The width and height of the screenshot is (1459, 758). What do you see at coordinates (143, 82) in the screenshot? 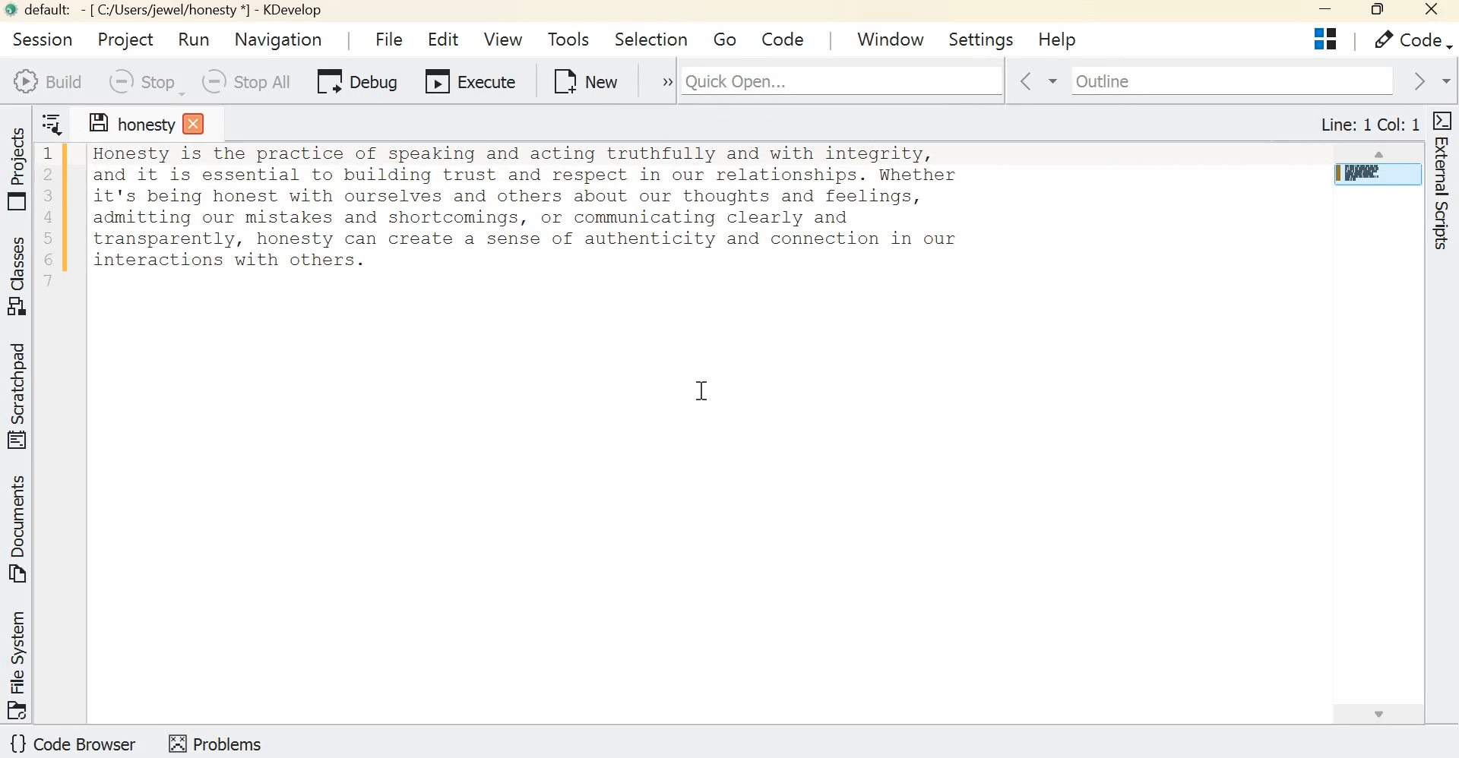
I see `Menu allowing to Stop all individual jobs` at bounding box center [143, 82].